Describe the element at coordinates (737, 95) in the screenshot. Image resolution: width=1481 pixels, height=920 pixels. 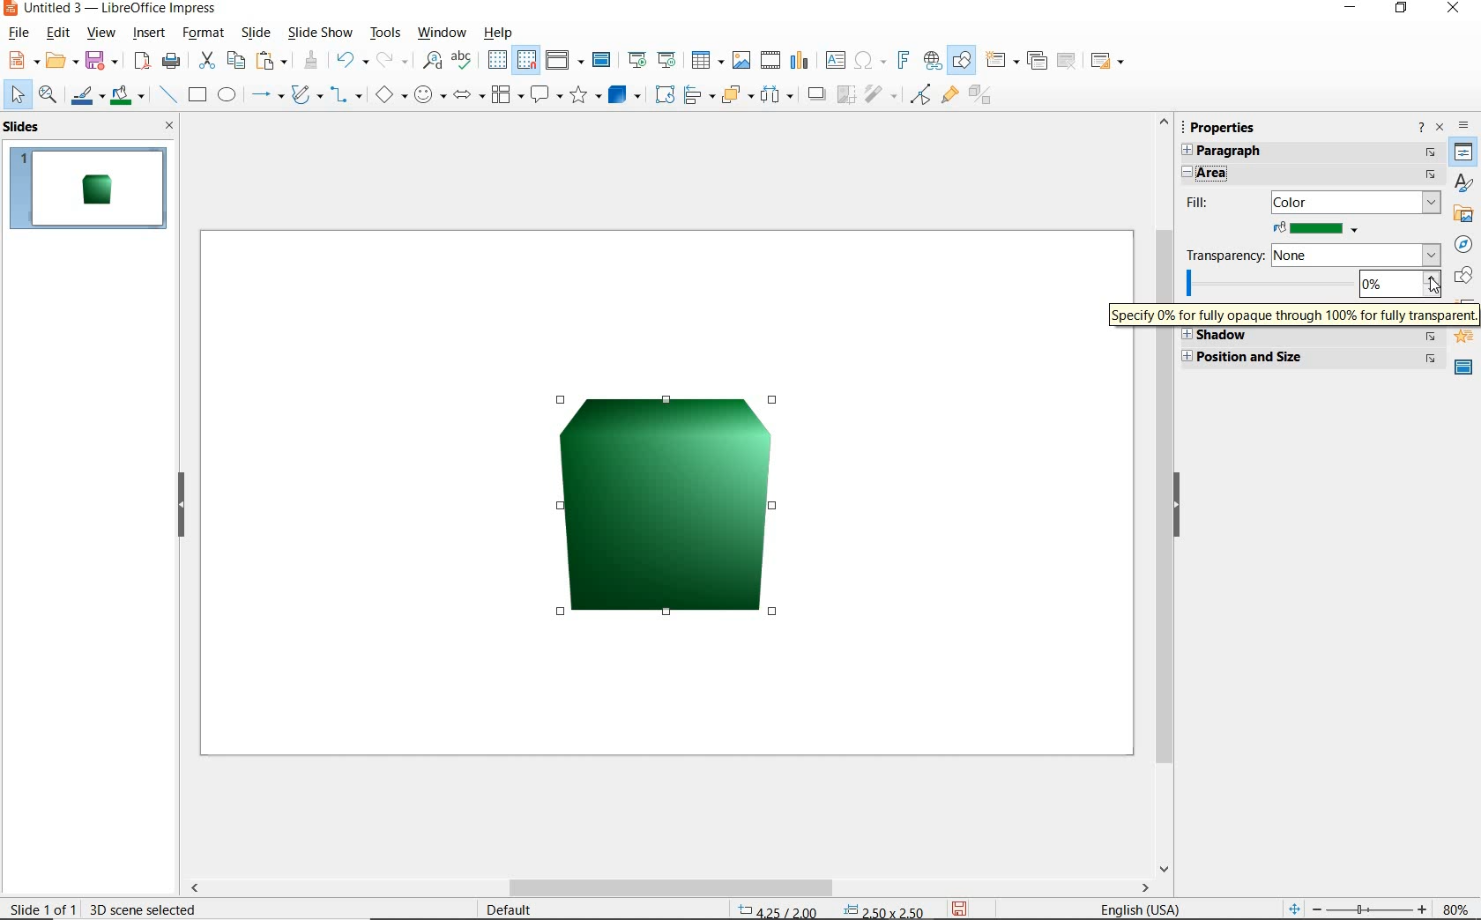
I see `ARRANGE` at that location.